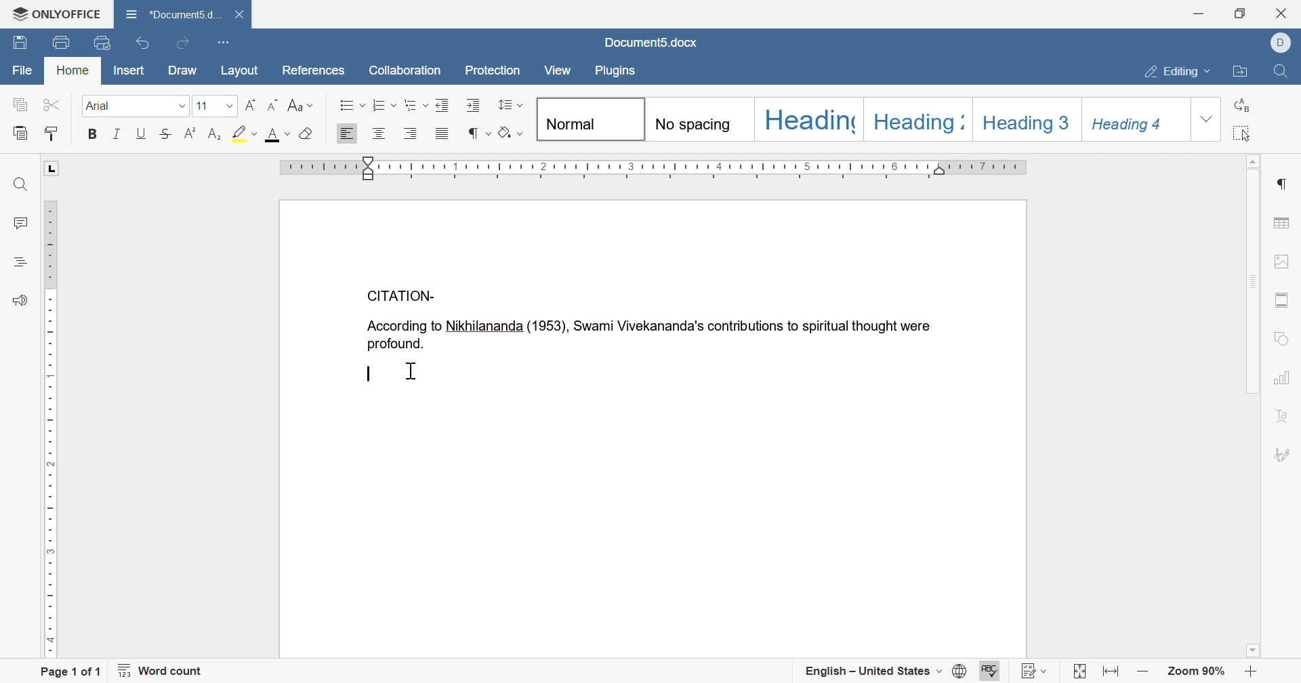 Image resolution: width=1301 pixels, height=683 pixels. What do you see at coordinates (20, 134) in the screenshot?
I see `paste` at bounding box center [20, 134].